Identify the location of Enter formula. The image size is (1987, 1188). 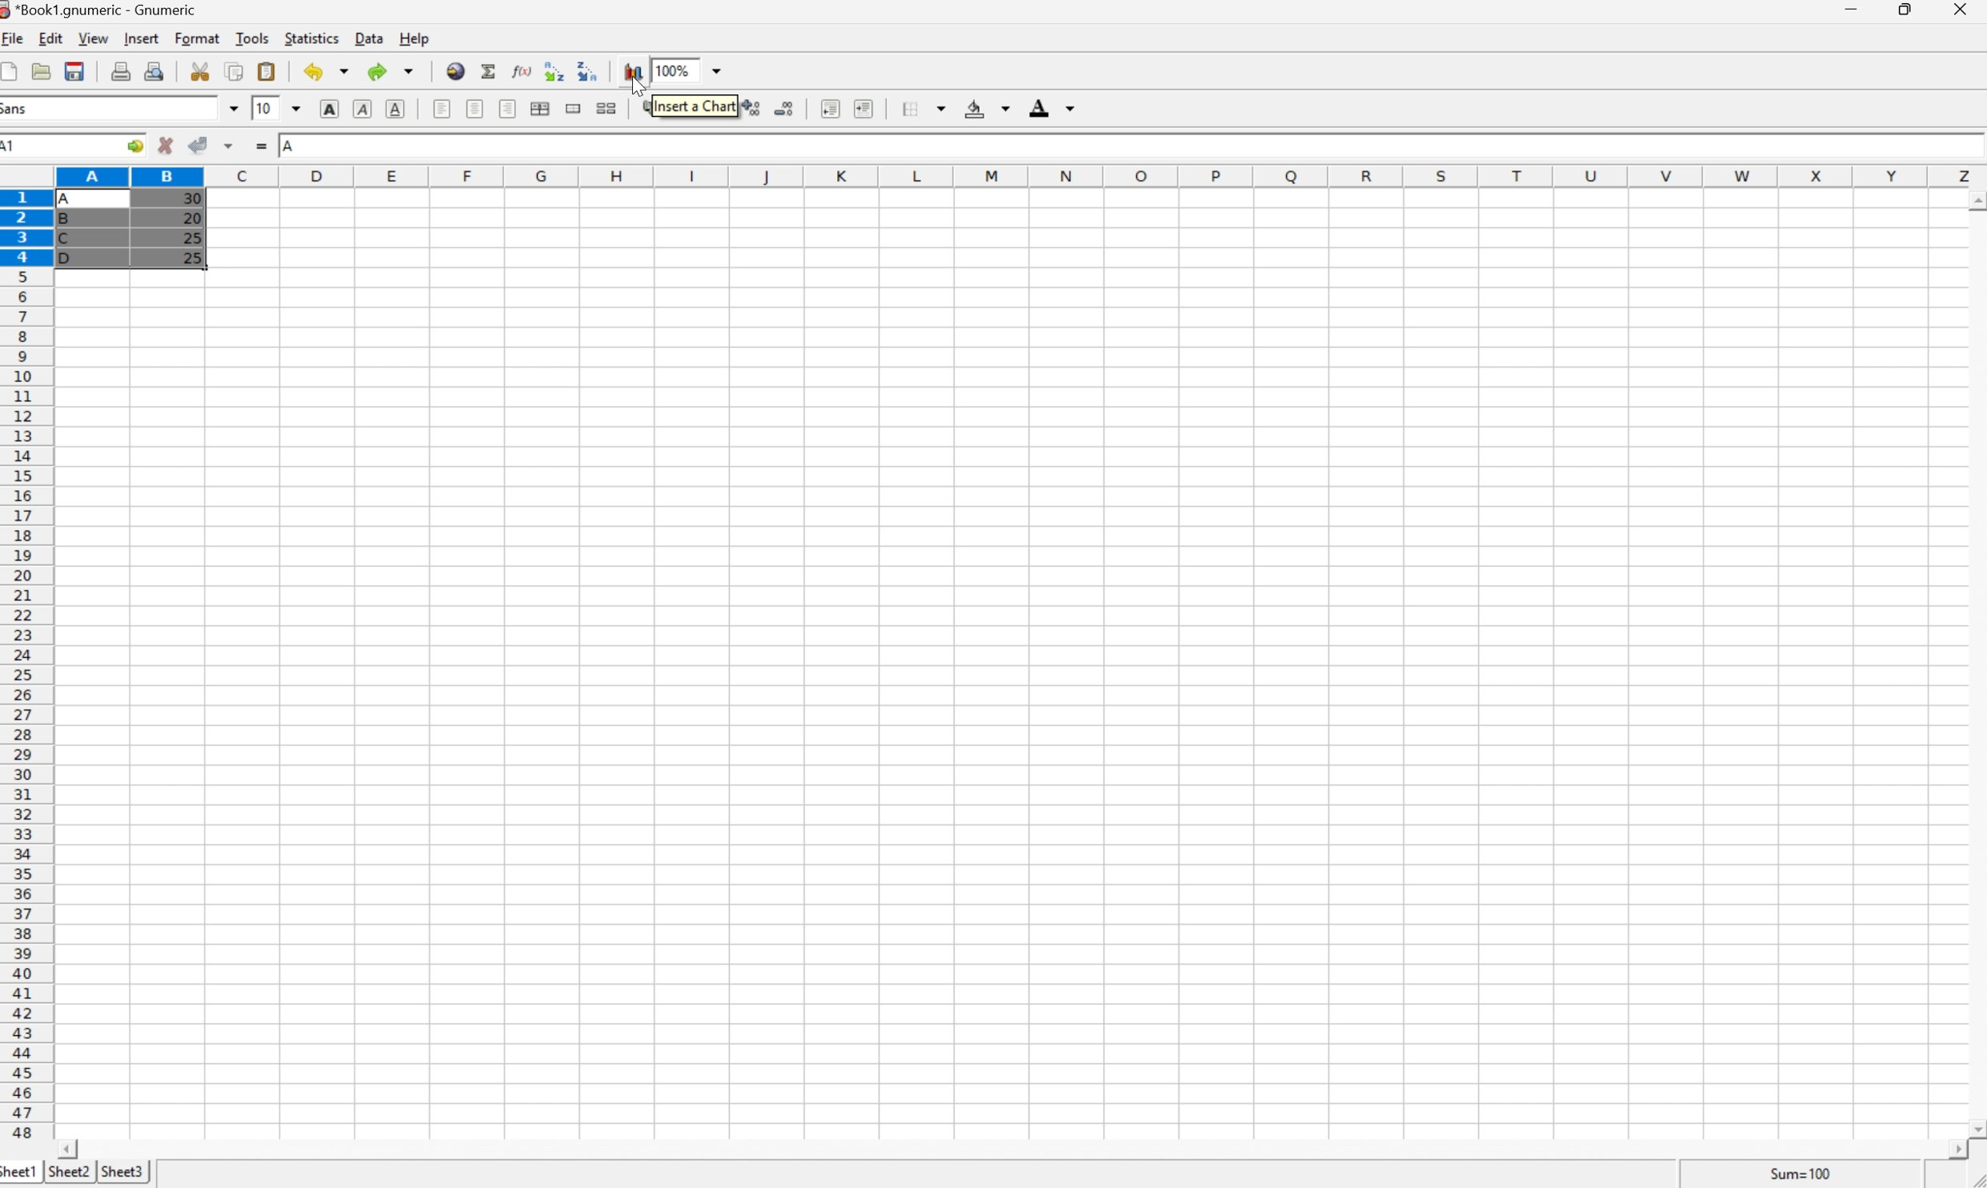
(261, 144).